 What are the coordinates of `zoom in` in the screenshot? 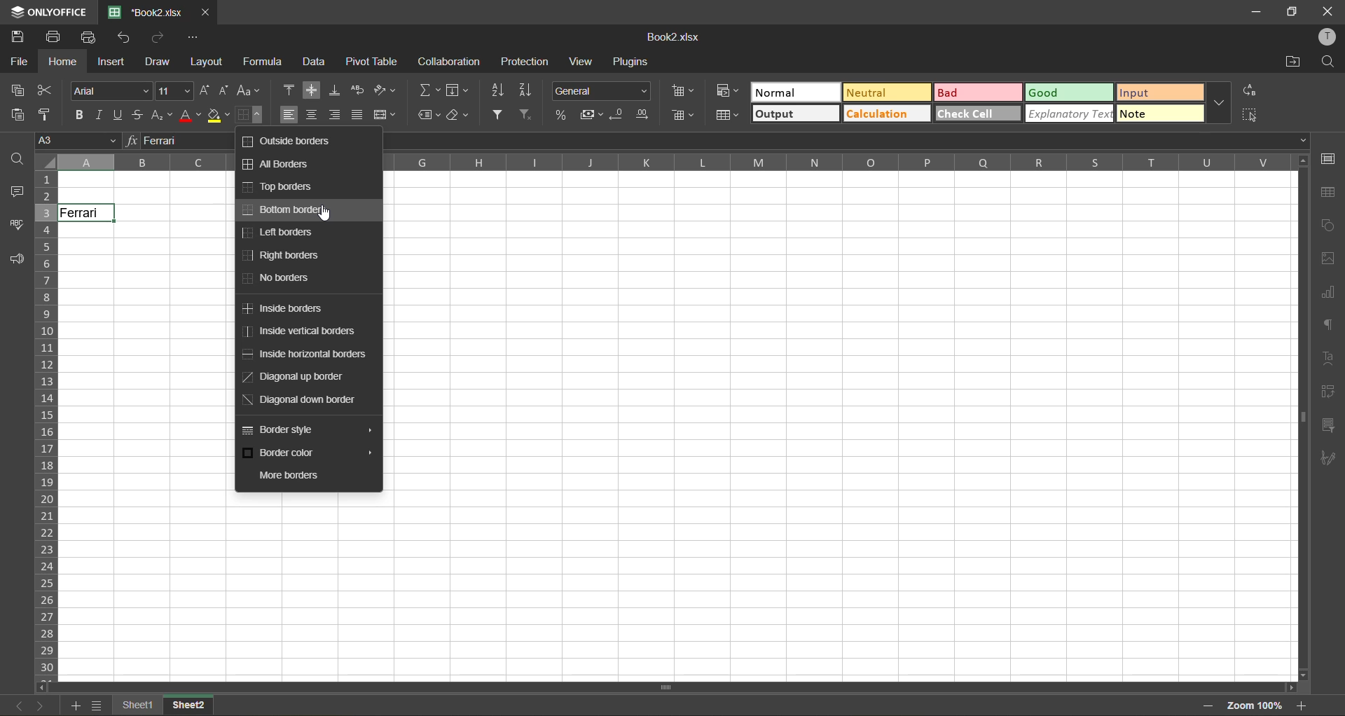 It's located at (1304, 705).